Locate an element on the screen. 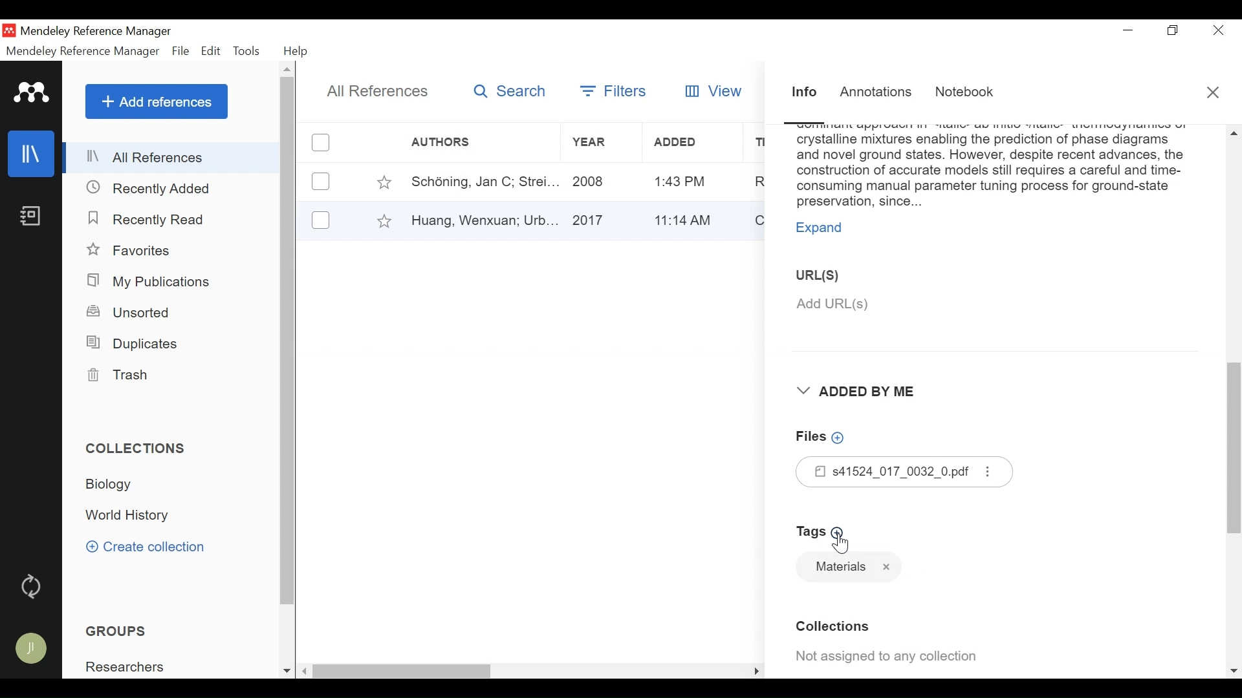  All References is located at coordinates (173, 157).